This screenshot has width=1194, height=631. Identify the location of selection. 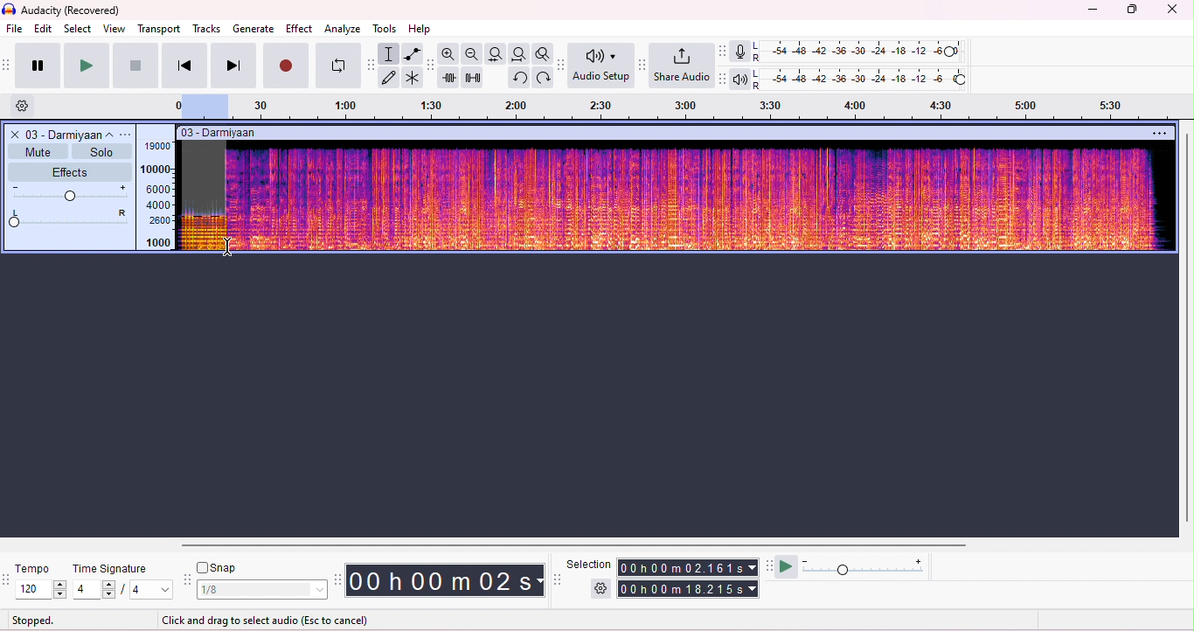
(590, 564).